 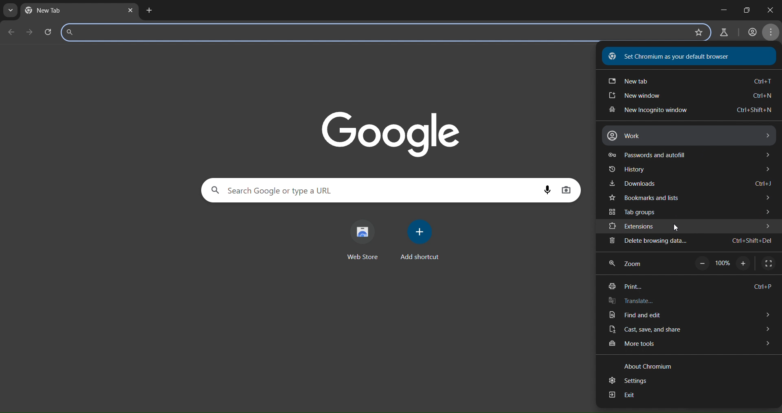 I want to click on tab groups, so click(x=692, y=212).